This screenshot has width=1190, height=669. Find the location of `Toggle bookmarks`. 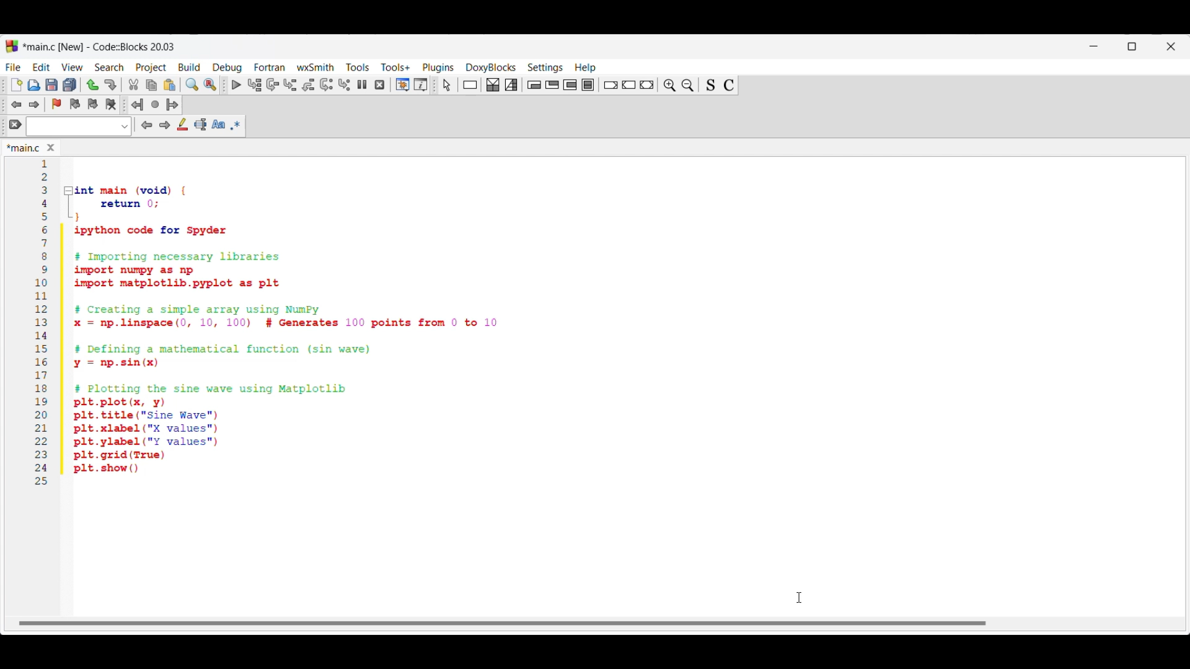

Toggle bookmarks is located at coordinates (56, 104).